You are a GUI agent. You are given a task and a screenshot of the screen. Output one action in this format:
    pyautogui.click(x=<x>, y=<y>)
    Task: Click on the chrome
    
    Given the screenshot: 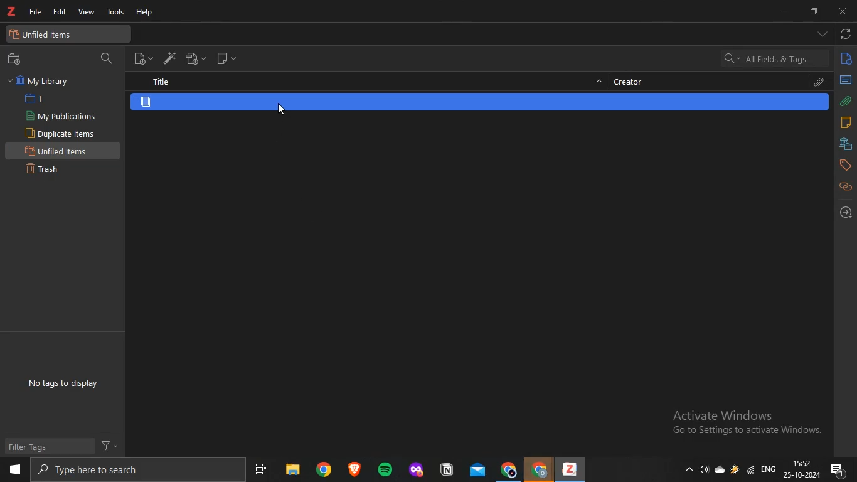 What is the action you would take?
    pyautogui.click(x=324, y=469)
    